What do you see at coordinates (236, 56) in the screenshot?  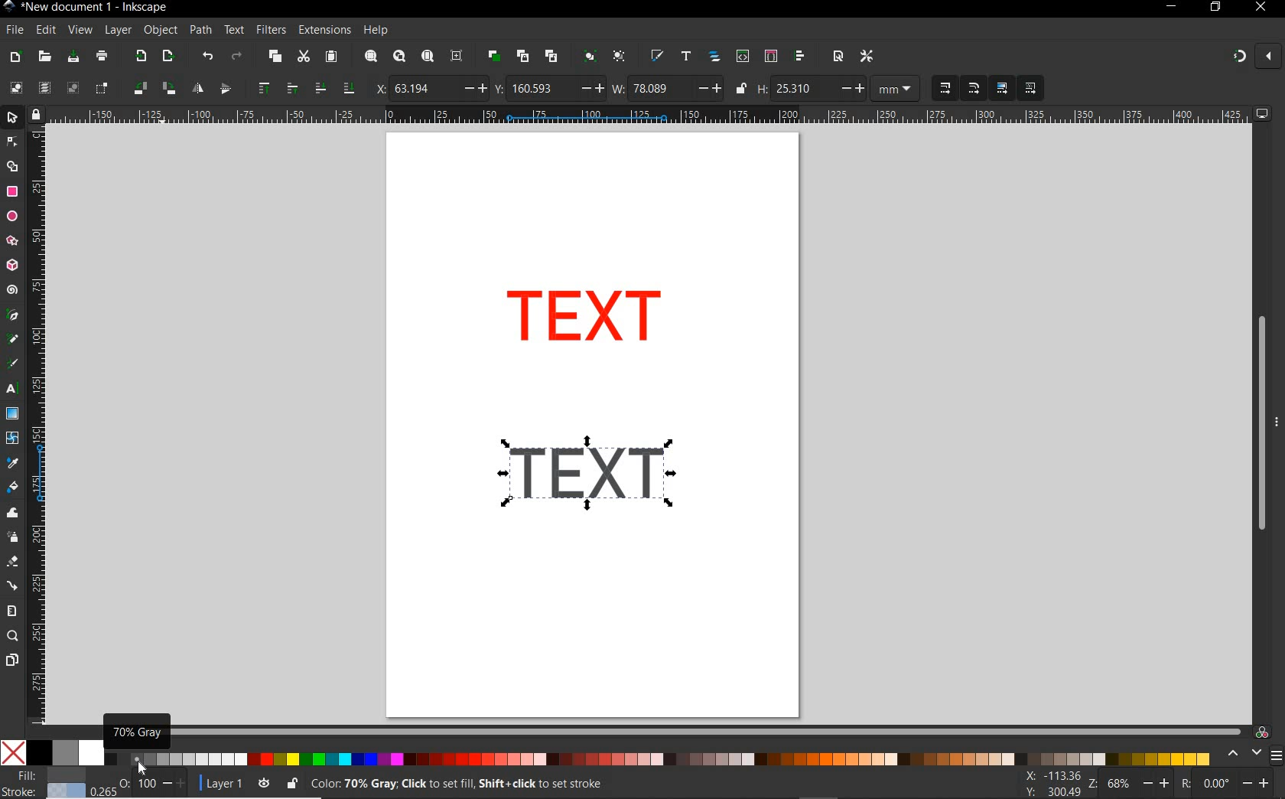 I see `redo` at bounding box center [236, 56].